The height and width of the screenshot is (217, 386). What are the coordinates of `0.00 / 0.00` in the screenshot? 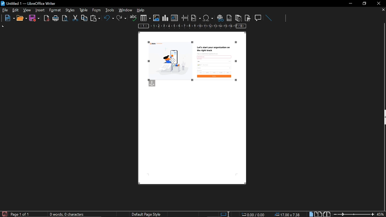 It's located at (254, 214).